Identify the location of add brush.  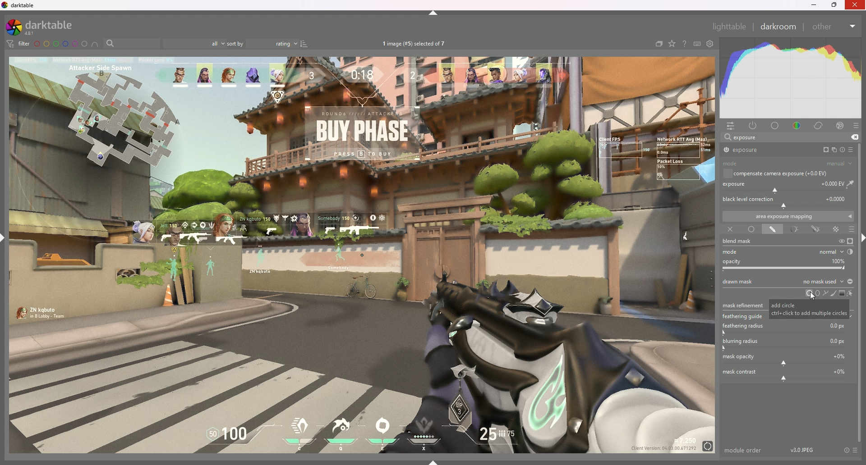
(831, 293).